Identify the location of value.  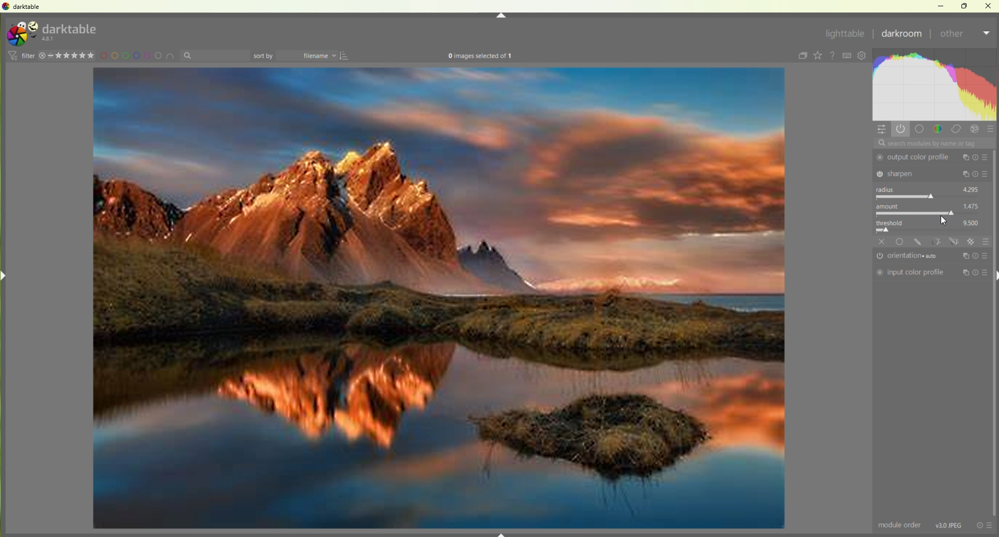
(972, 205).